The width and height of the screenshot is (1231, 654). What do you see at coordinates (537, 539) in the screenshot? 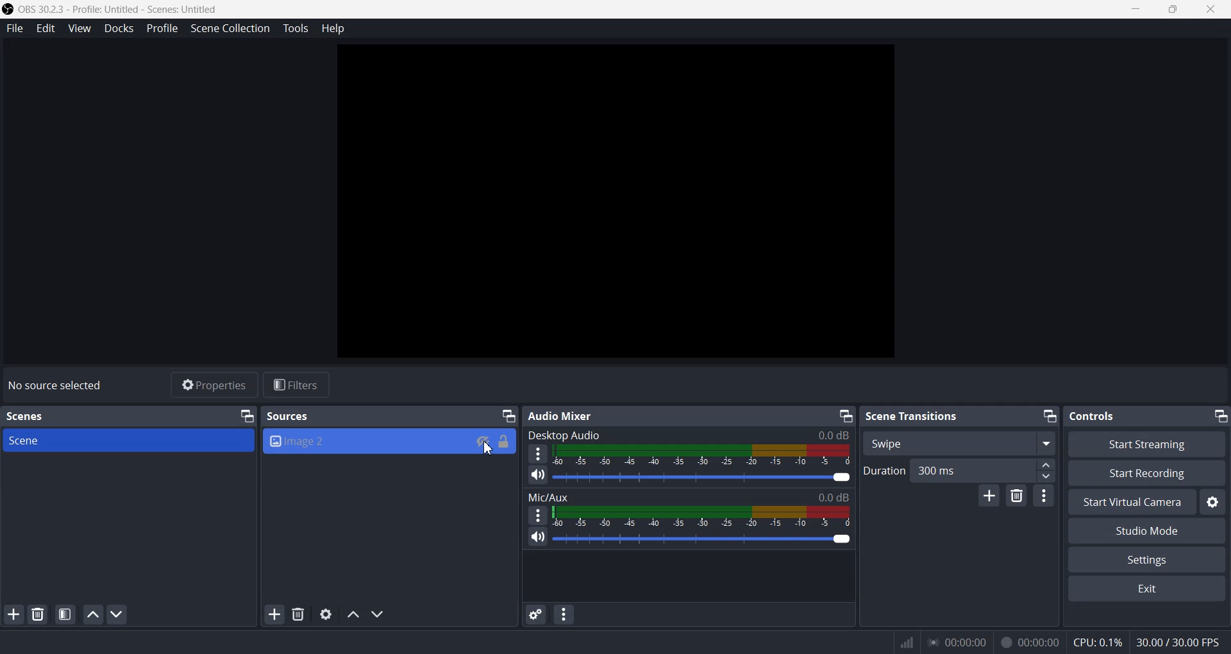
I see `Unmute/ Mute` at bounding box center [537, 539].